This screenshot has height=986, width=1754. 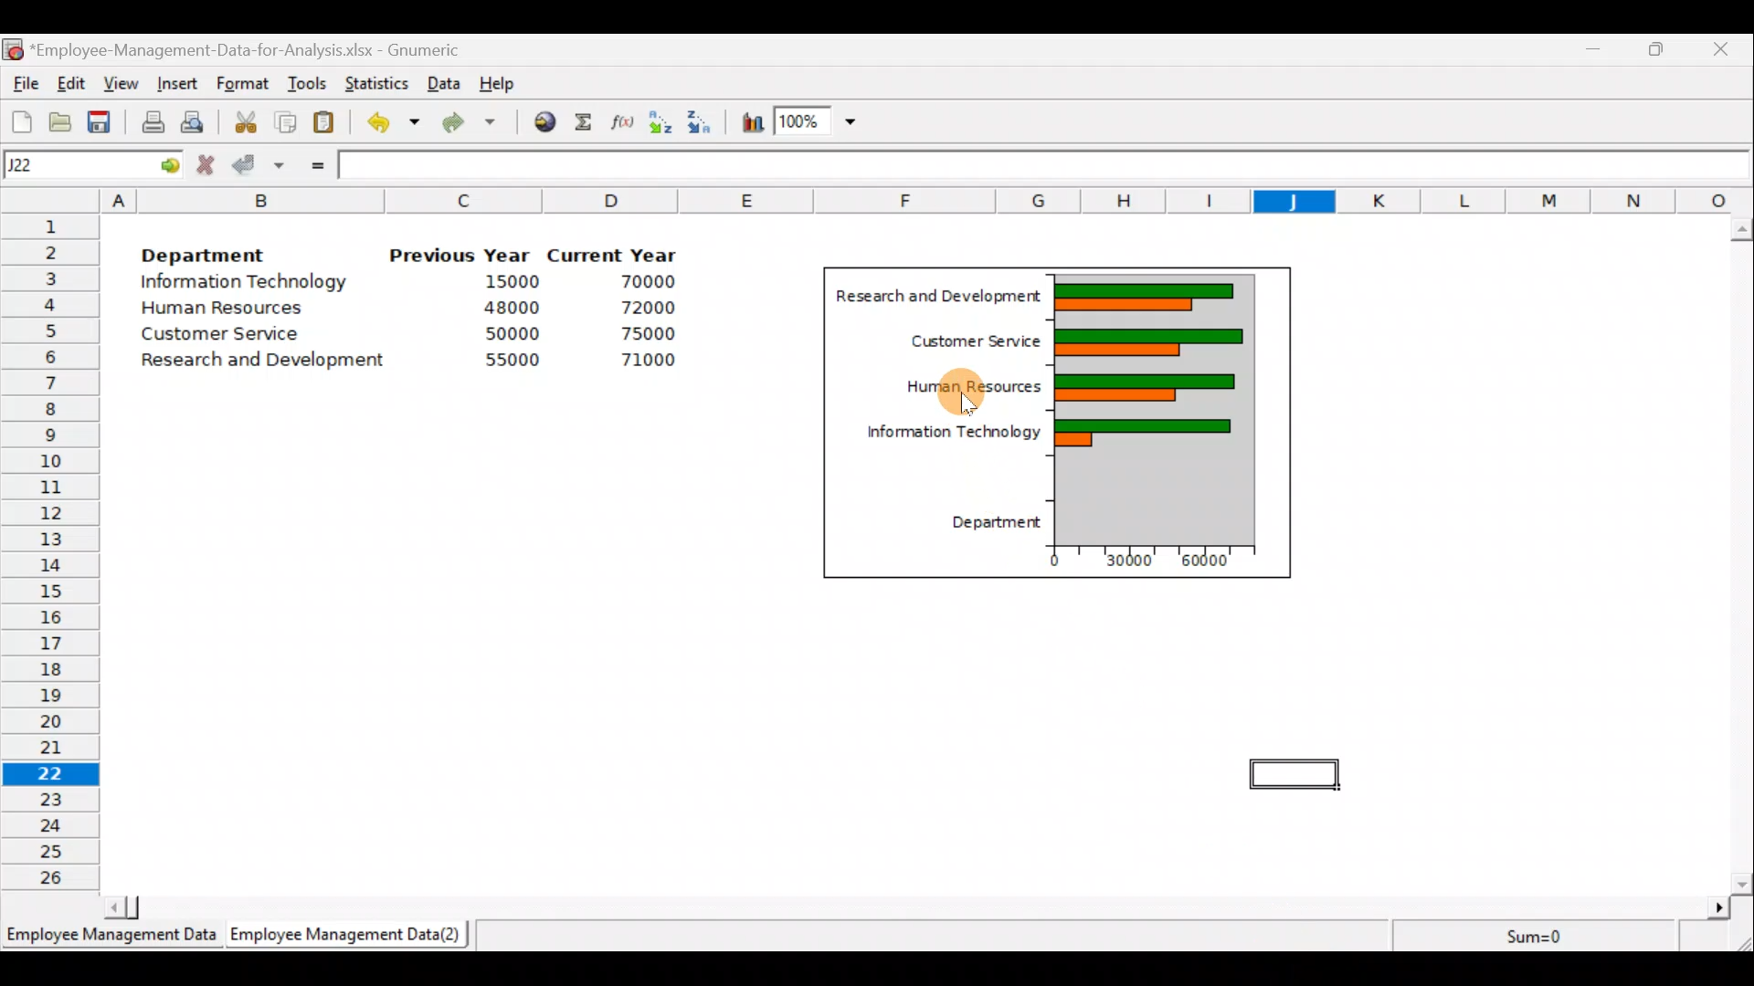 I want to click on Current Year, so click(x=612, y=251).